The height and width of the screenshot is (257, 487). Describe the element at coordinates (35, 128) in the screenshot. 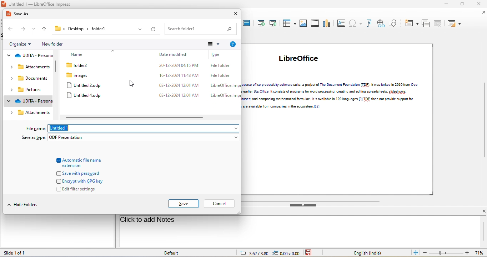

I see `file name` at that location.